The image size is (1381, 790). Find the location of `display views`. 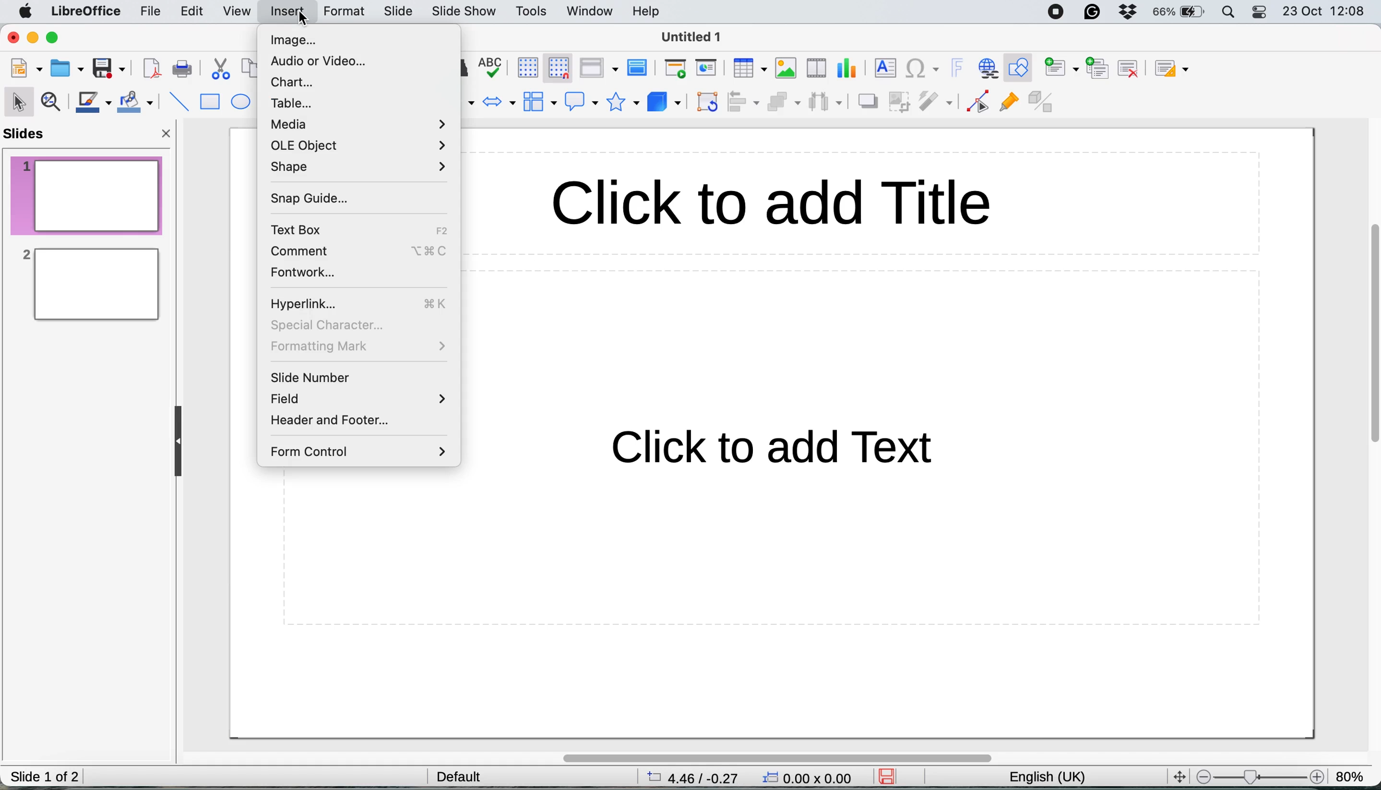

display views is located at coordinates (598, 68).